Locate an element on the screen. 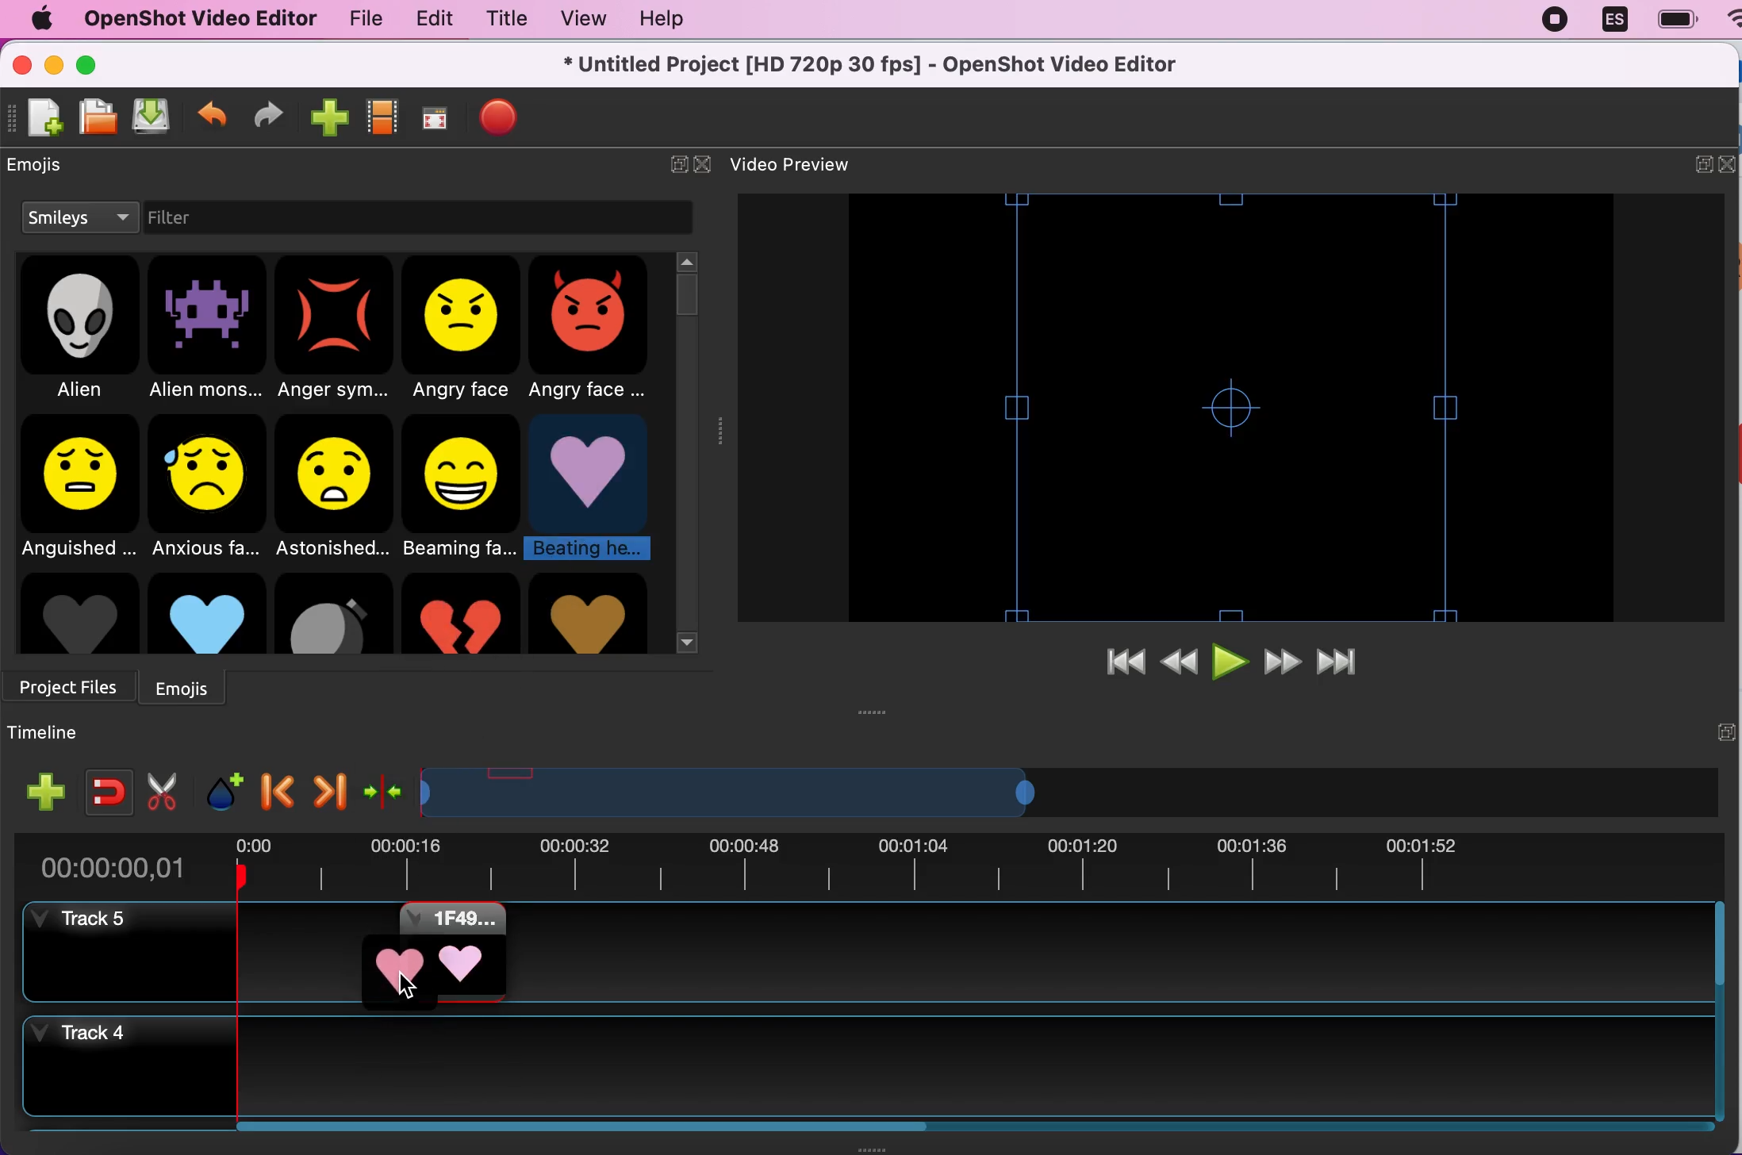 The height and width of the screenshot is (1155, 1742). project files is located at coordinates (72, 682).